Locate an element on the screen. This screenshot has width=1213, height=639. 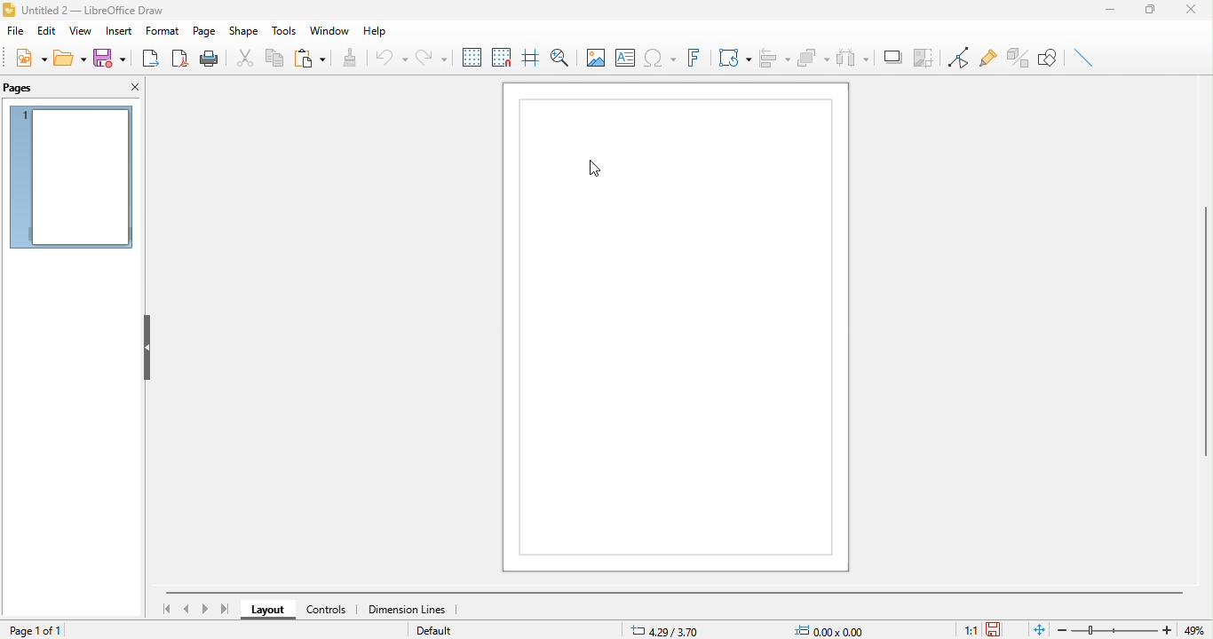
display grids is located at coordinates (467, 58).